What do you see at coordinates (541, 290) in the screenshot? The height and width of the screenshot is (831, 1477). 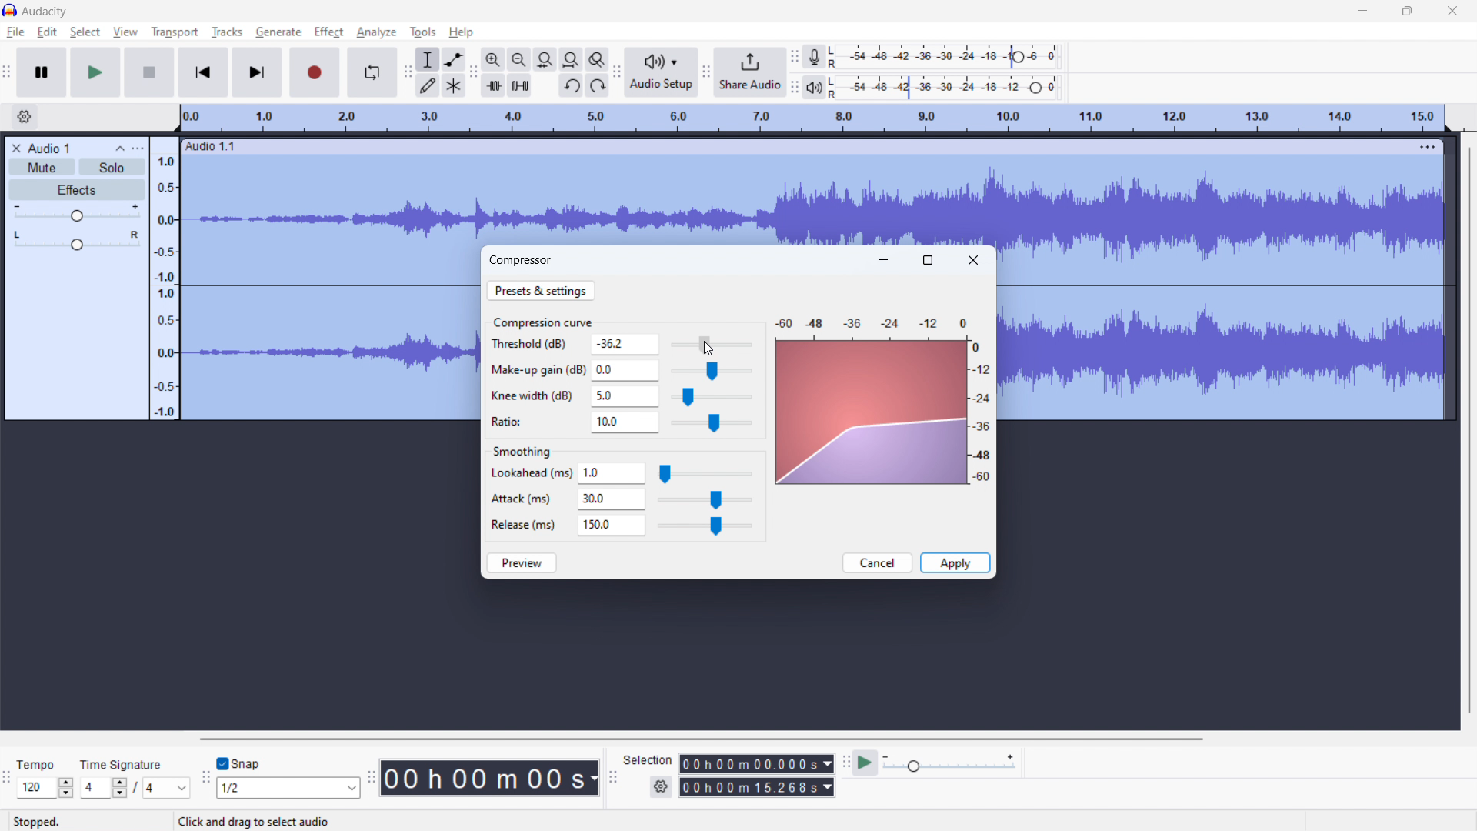 I see `presets & settings` at bounding box center [541, 290].